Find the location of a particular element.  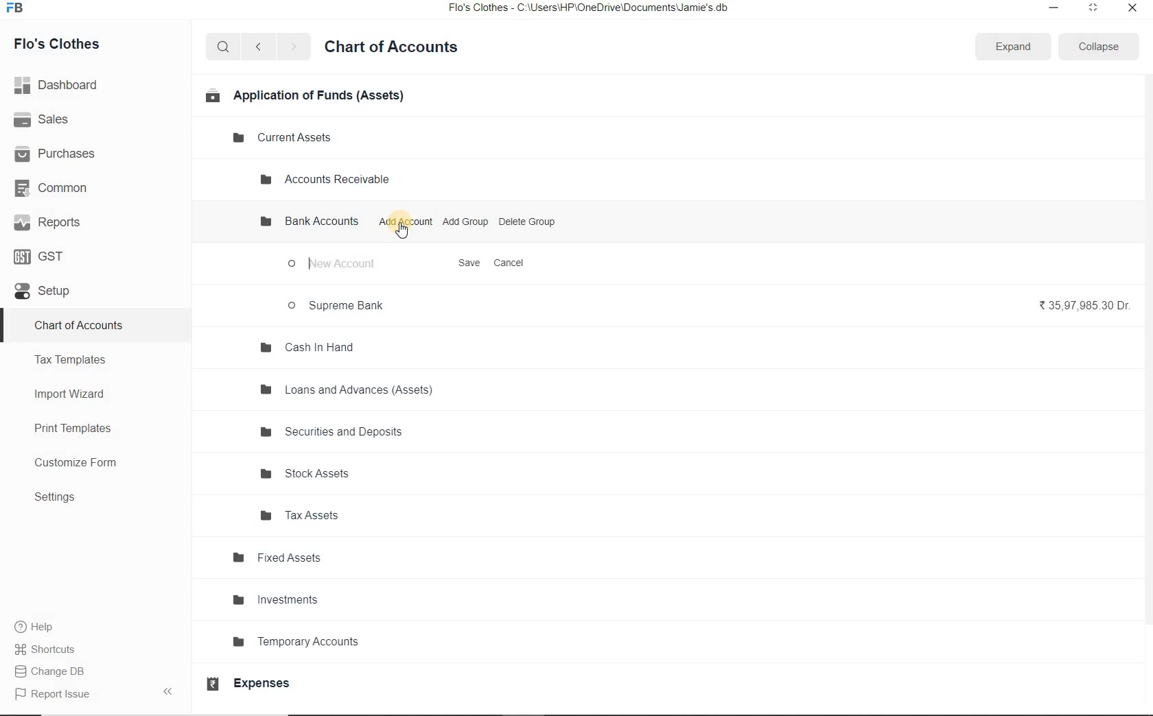

back is located at coordinates (258, 46).